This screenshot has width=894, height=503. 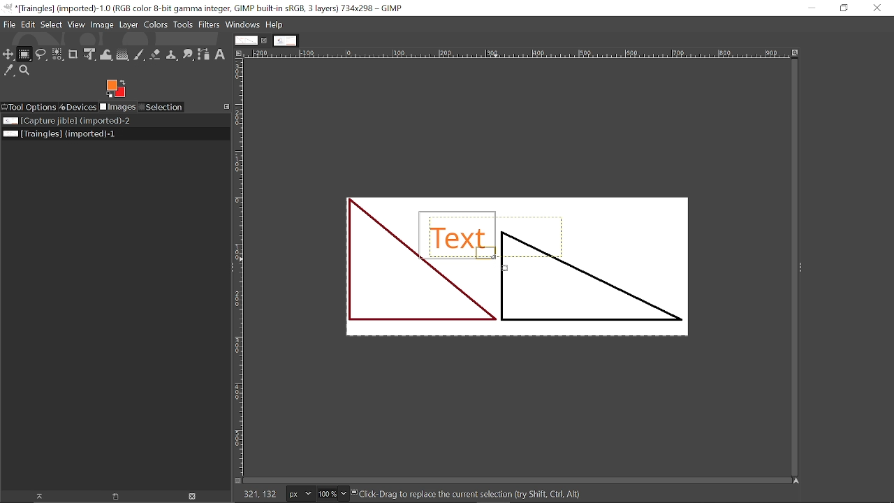 I want to click on Smudge tool, so click(x=189, y=56).